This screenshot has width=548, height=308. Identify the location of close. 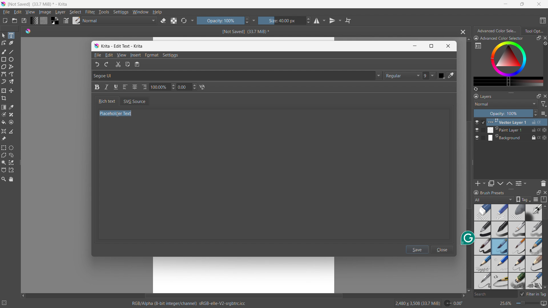
(545, 96).